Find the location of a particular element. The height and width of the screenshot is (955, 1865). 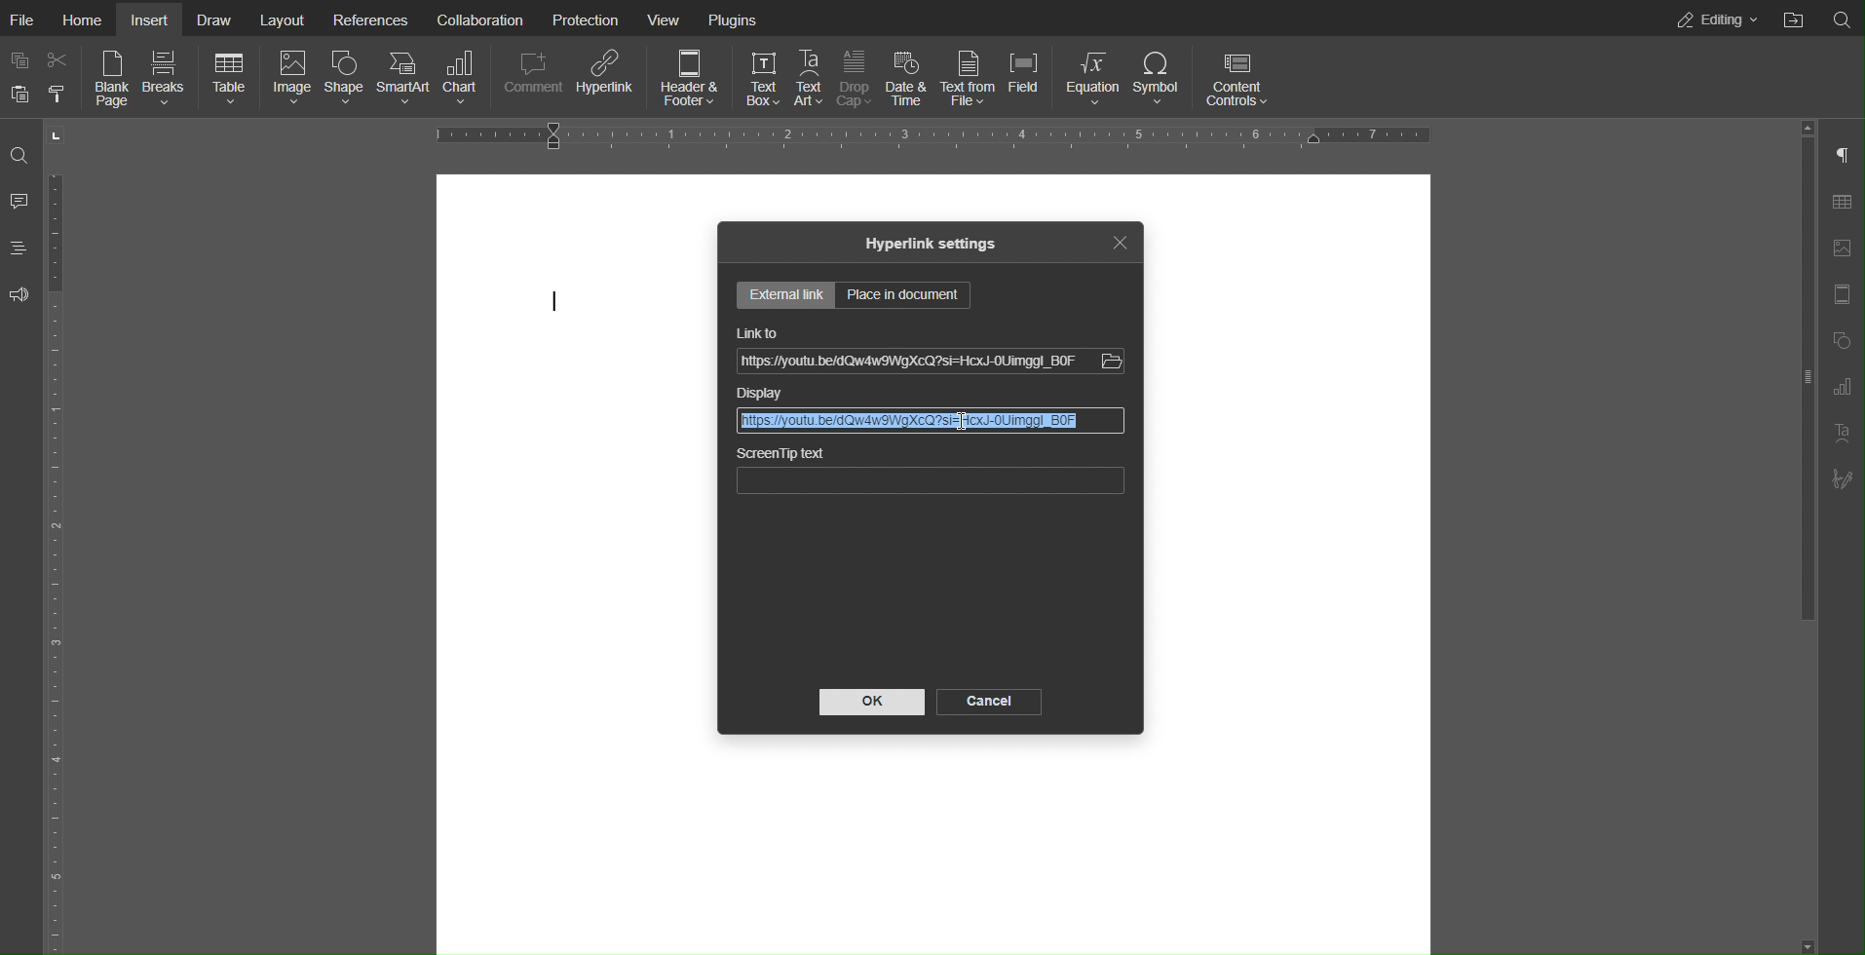

Cancel is located at coordinates (988, 702).